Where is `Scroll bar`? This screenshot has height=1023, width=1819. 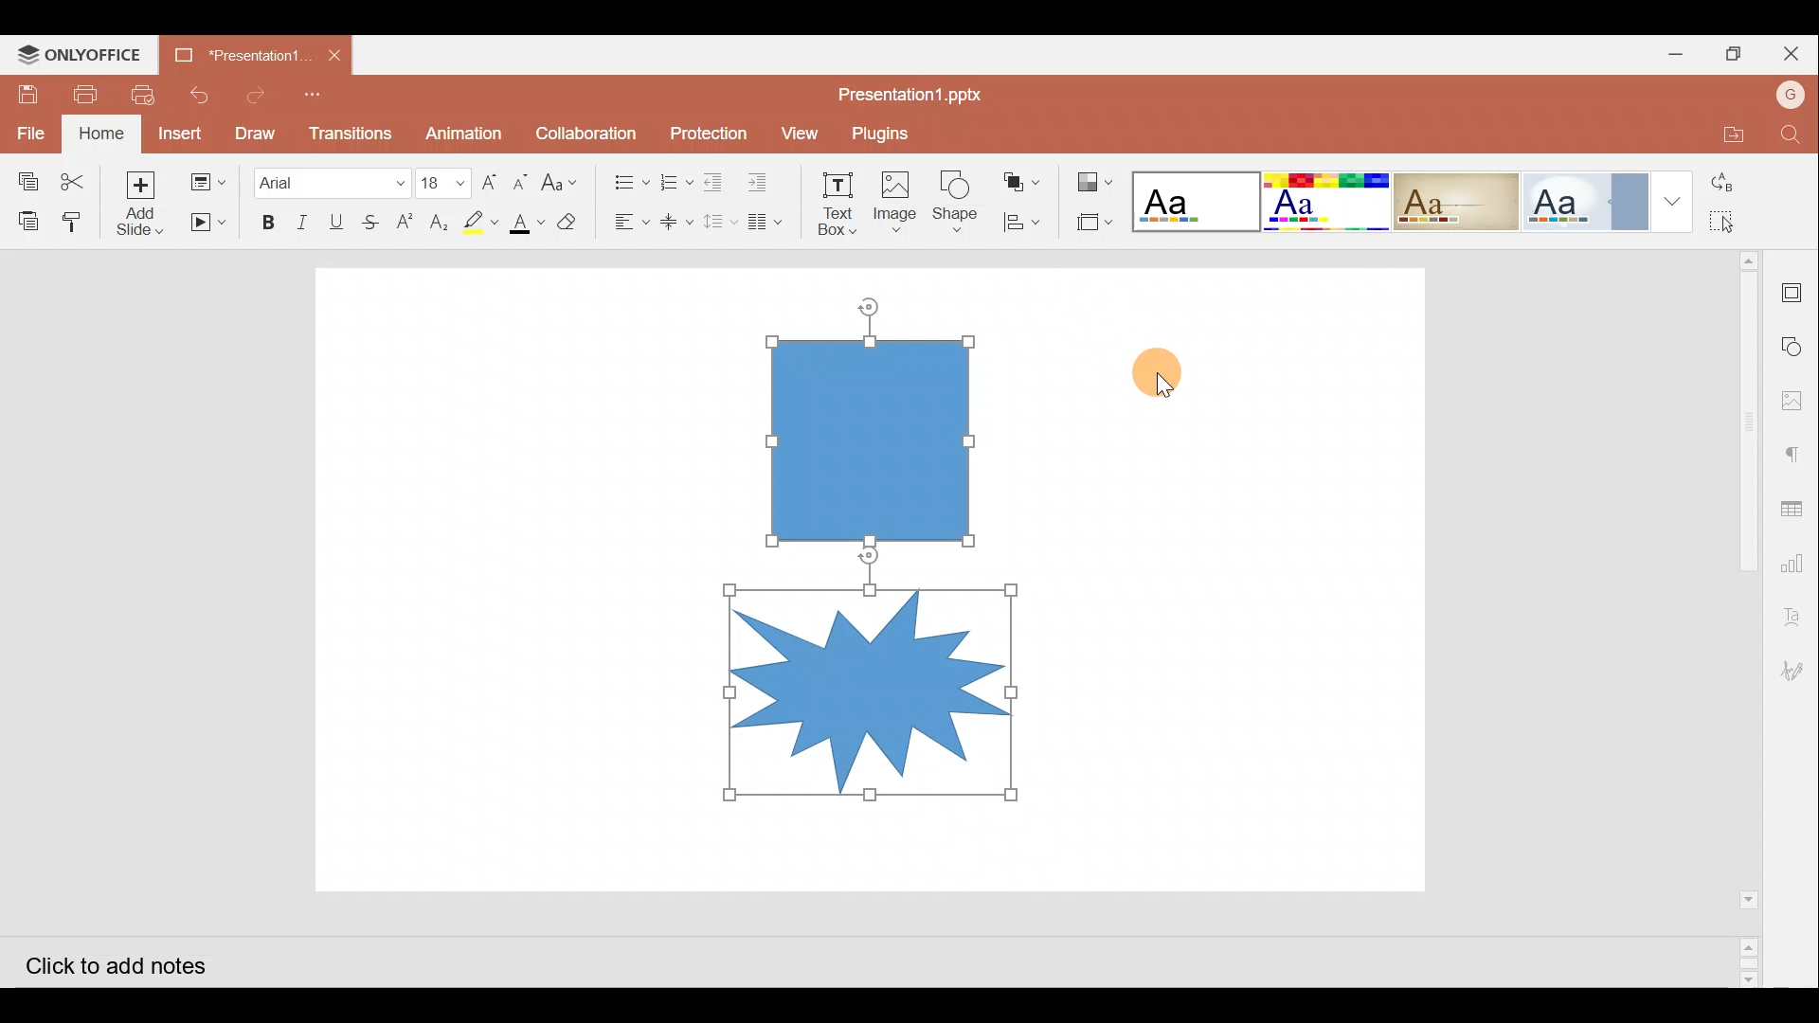
Scroll bar is located at coordinates (1736, 618).